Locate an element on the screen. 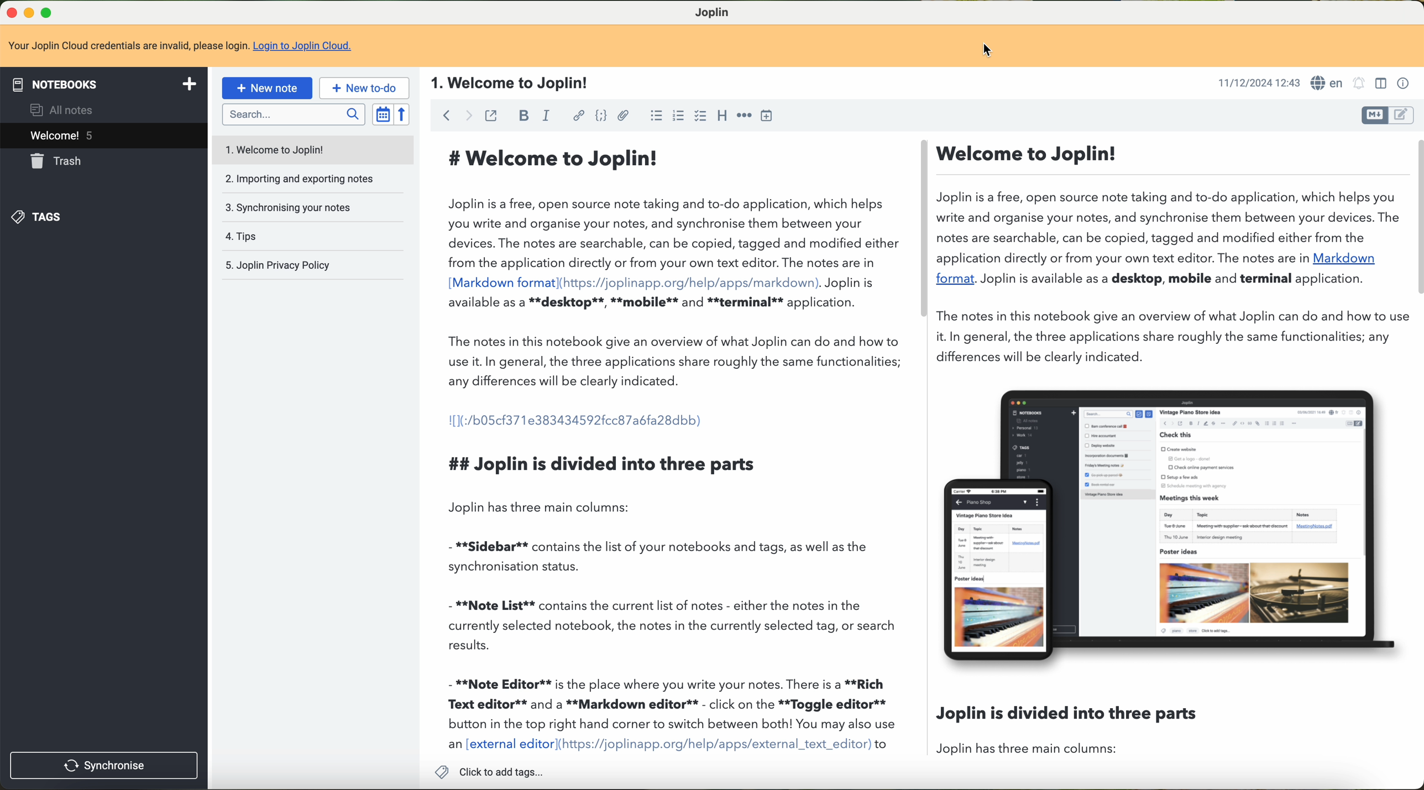 The height and width of the screenshot is (790, 1424). language is located at coordinates (1329, 83).